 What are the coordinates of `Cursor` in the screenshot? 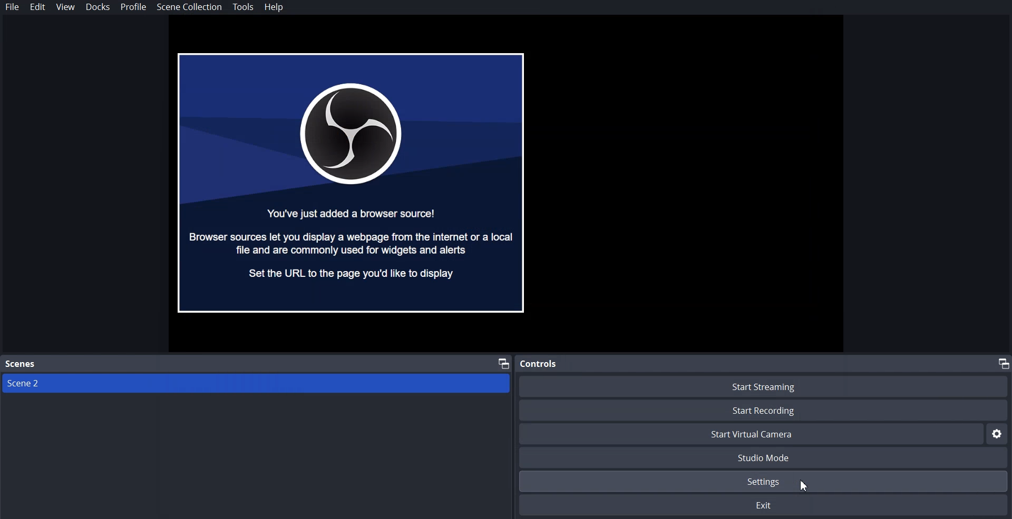 It's located at (804, 482).